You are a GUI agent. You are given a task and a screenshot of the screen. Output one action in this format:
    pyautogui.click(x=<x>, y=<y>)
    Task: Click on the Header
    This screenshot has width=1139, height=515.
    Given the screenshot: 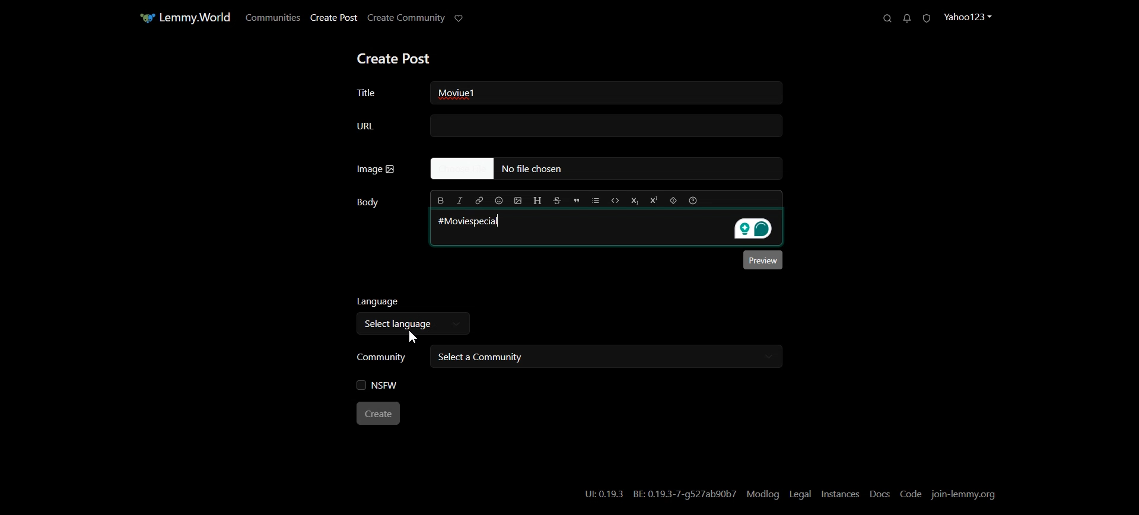 What is the action you would take?
    pyautogui.click(x=537, y=201)
    